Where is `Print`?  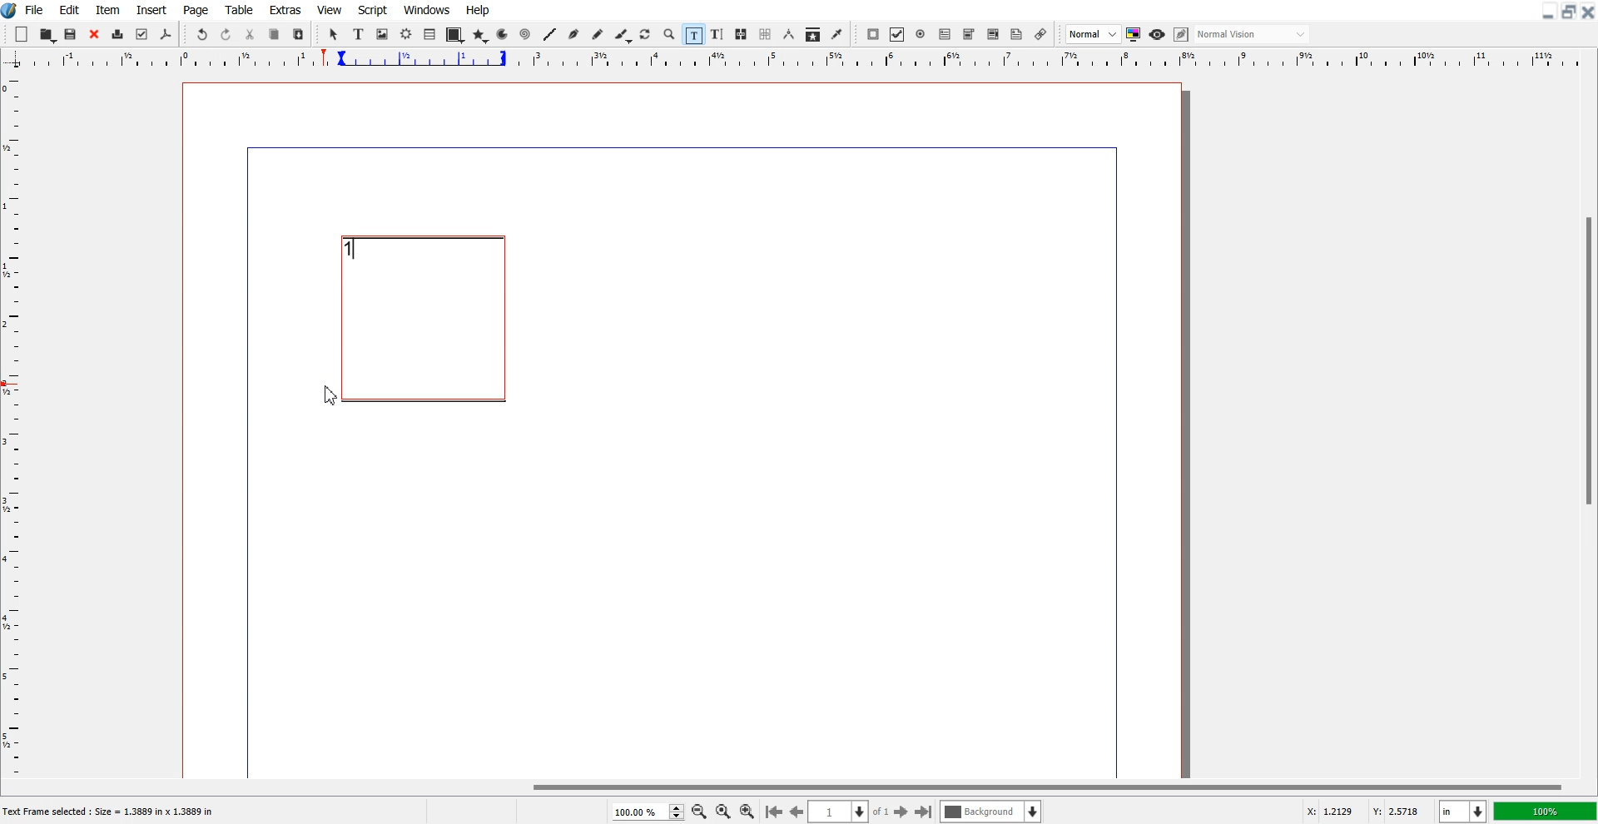 Print is located at coordinates (118, 36).